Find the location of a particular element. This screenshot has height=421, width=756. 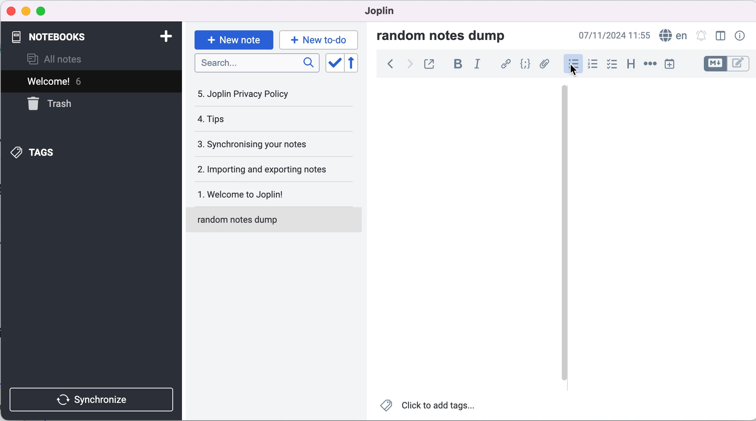

blank canvas is located at coordinates (662, 236).